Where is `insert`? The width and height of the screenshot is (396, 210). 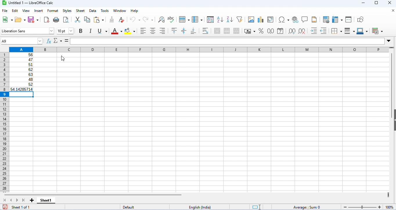 insert is located at coordinates (39, 10).